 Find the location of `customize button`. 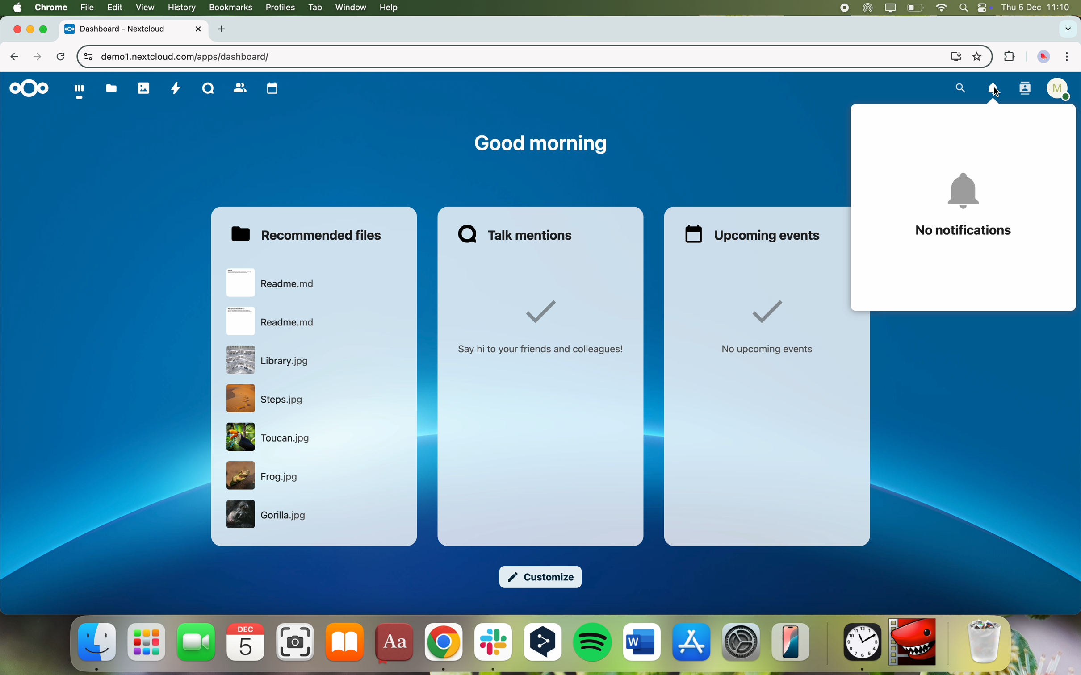

customize button is located at coordinates (542, 578).